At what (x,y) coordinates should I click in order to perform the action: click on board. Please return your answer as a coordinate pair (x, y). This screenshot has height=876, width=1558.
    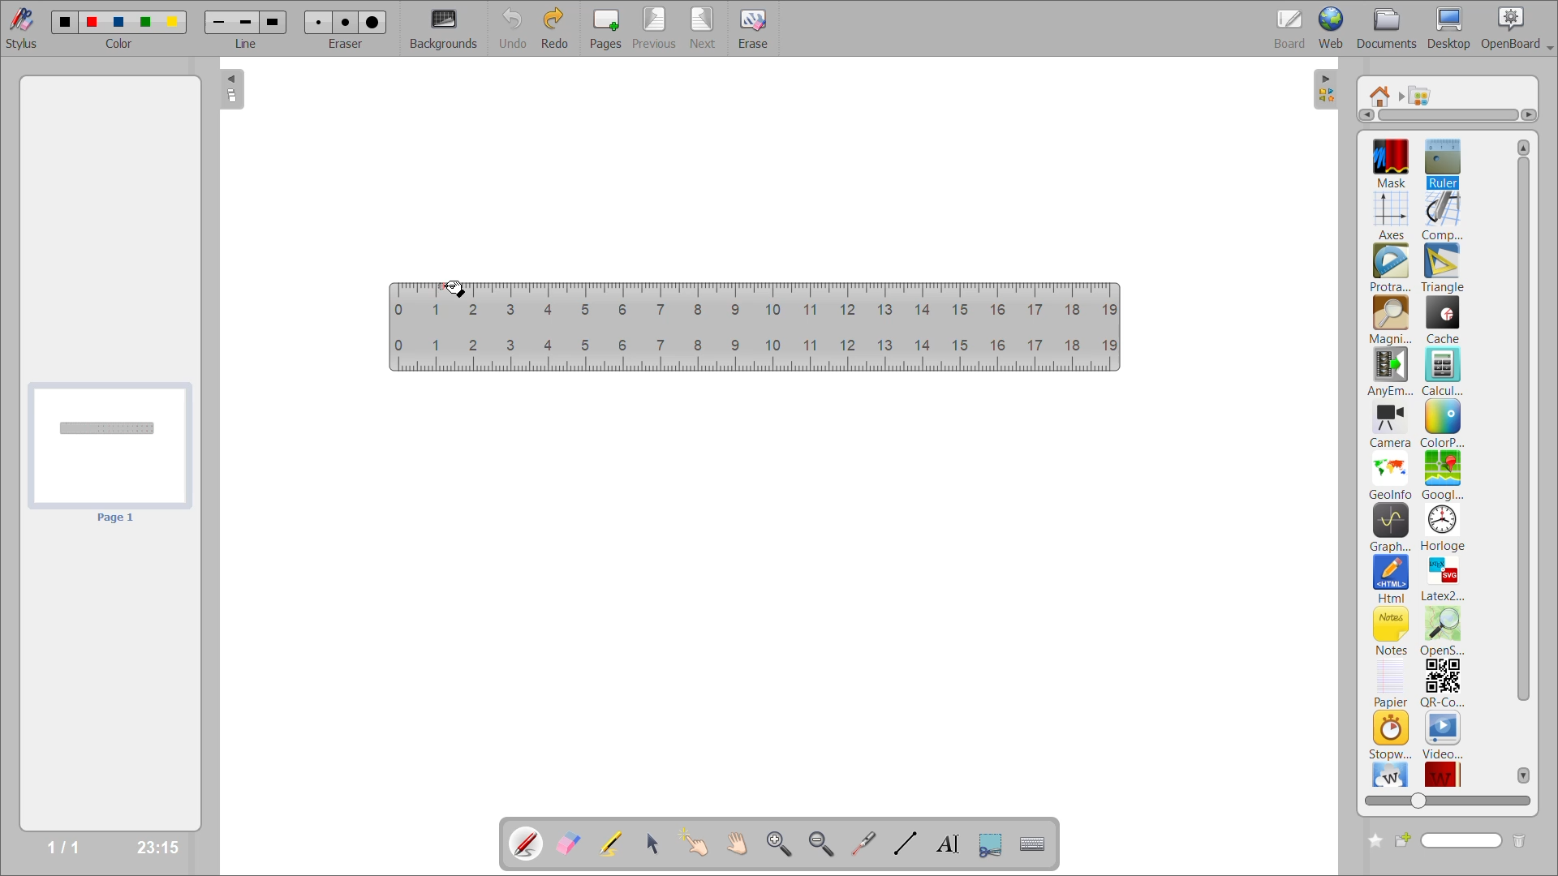
    Looking at the image, I should click on (1293, 28).